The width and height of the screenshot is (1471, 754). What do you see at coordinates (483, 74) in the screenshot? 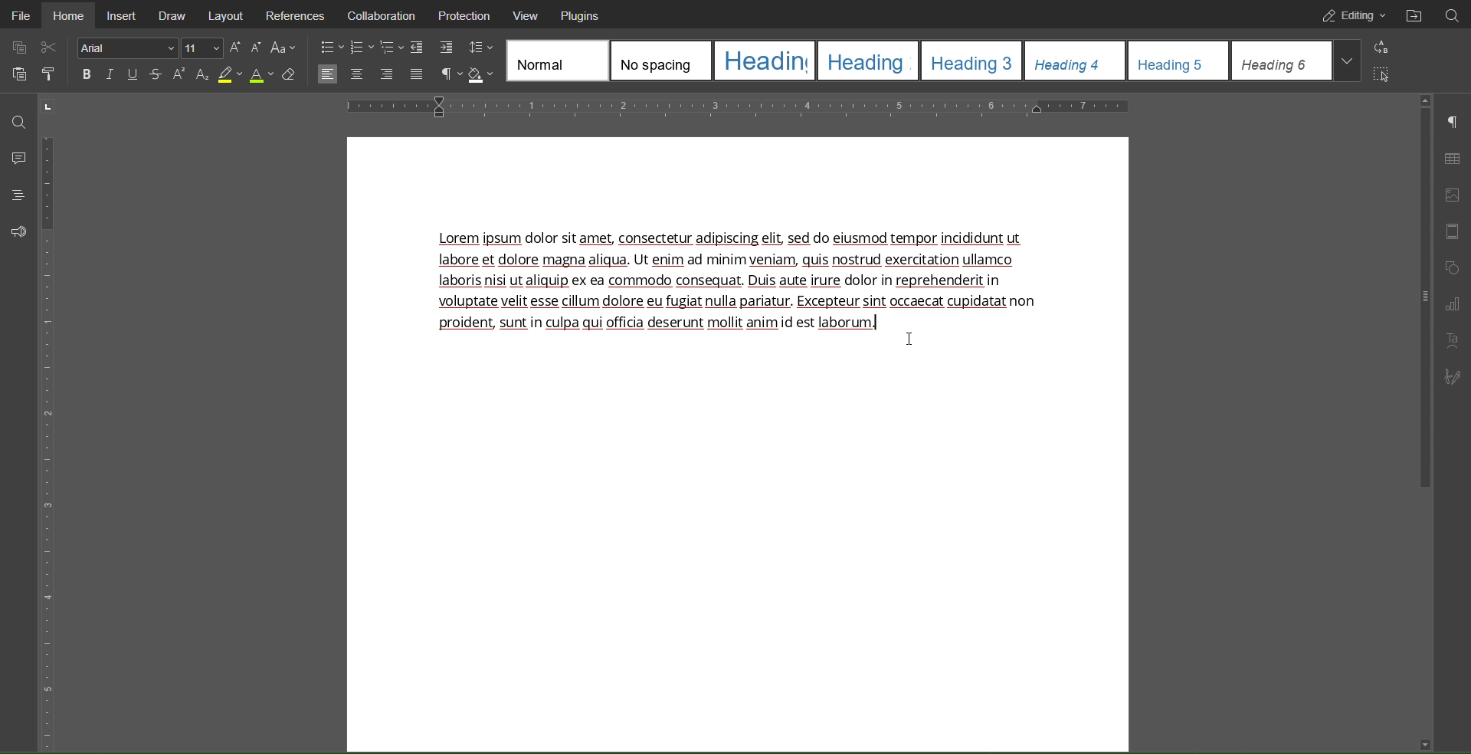
I see `Fill Color` at bounding box center [483, 74].